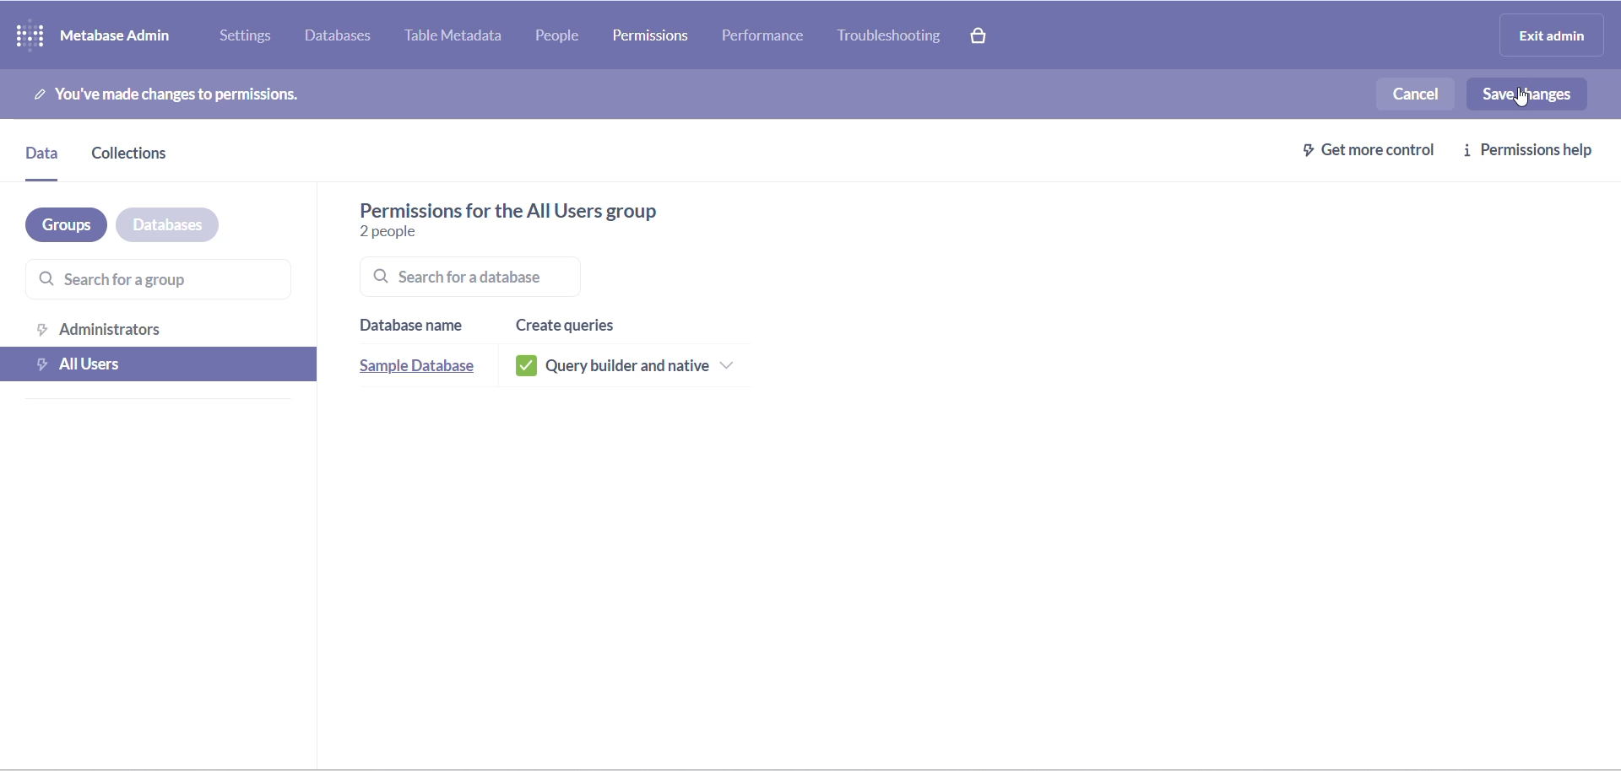 The width and height of the screenshot is (1621, 771). Describe the element at coordinates (502, 280) in the screenshot. I see `searchbar` at that location.